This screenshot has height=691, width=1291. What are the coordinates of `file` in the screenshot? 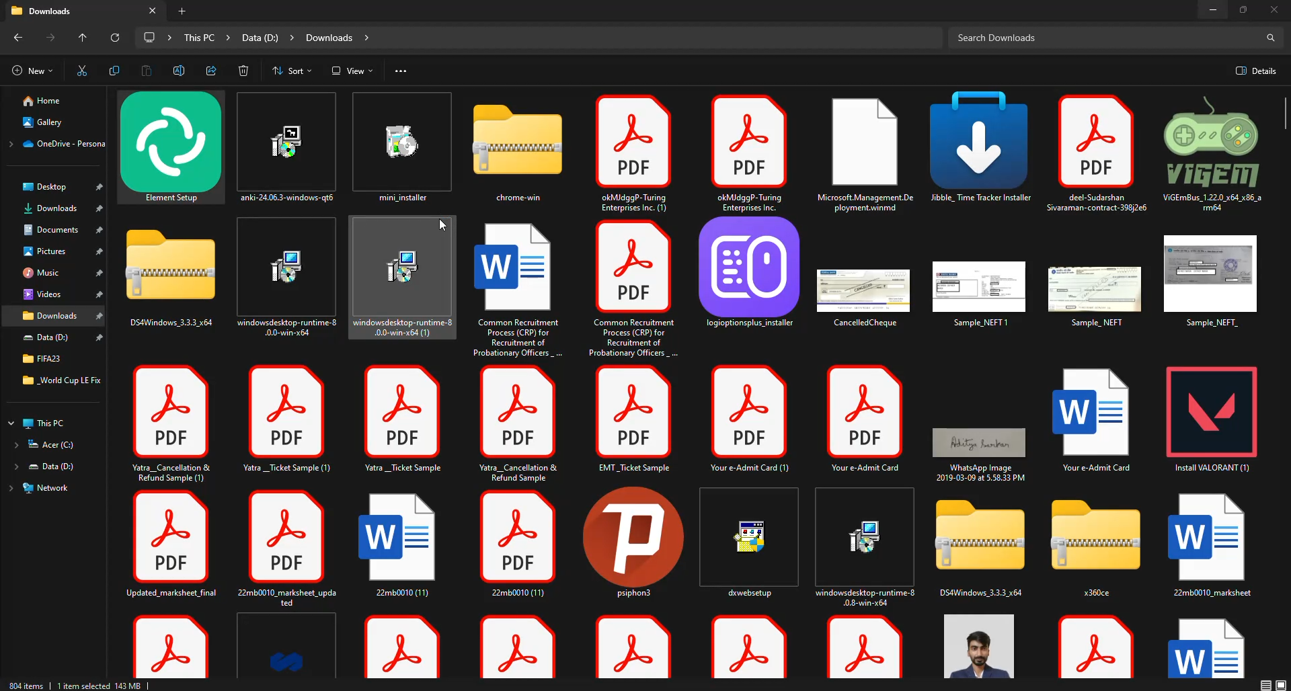 It's located at (175, 646).